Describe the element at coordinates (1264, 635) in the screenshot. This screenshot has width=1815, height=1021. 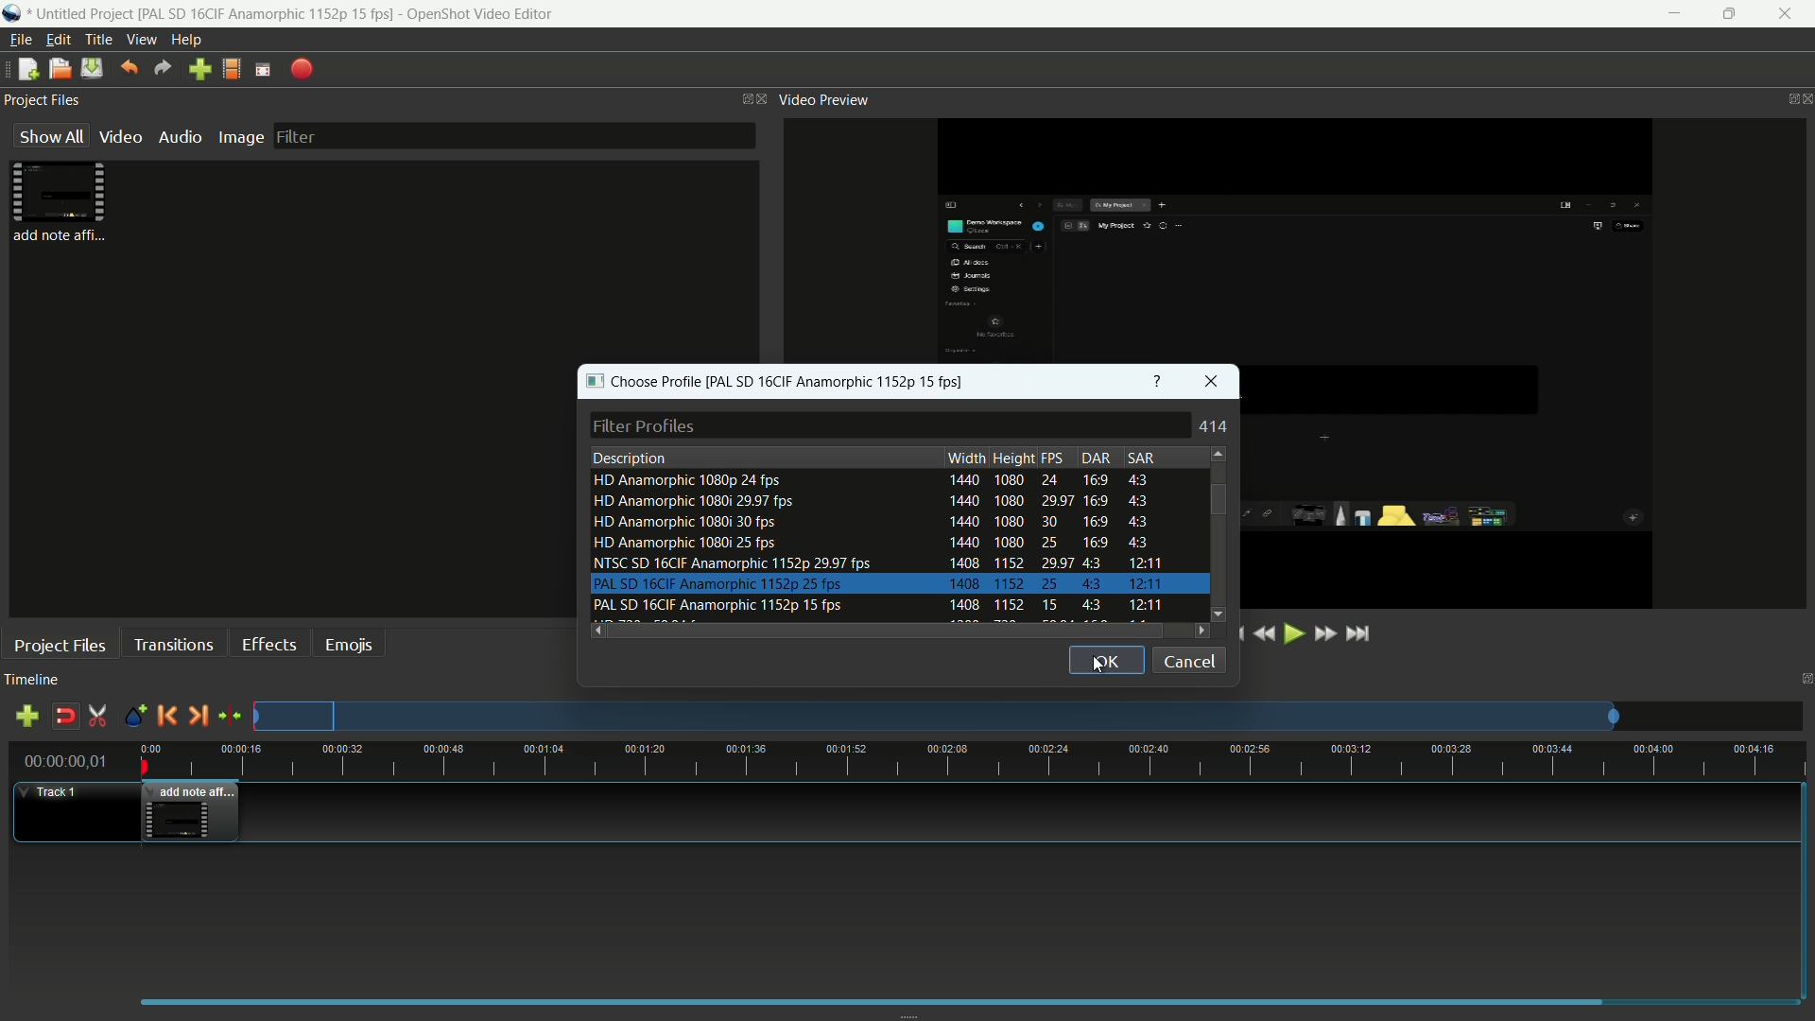
I see `rewind` at that location.